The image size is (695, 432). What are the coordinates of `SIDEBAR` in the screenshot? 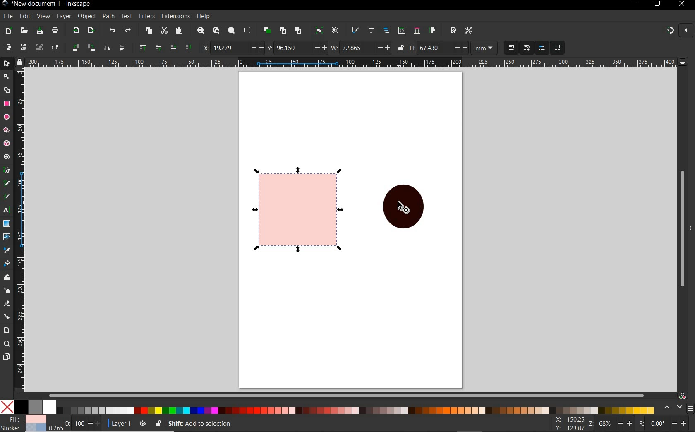 It's located at (691, 408).